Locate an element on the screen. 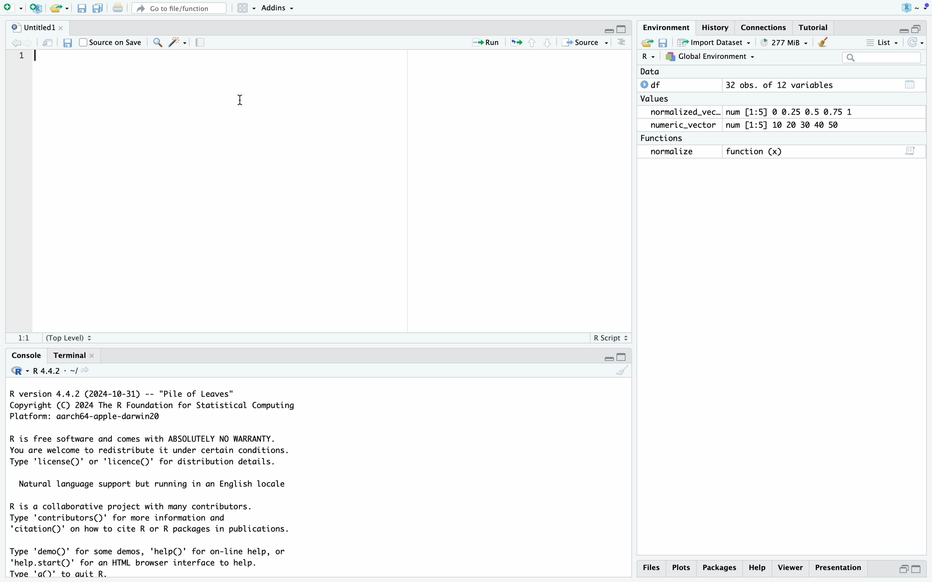 The image size is (932, 582). R Script is located at coordinates (608, 338).